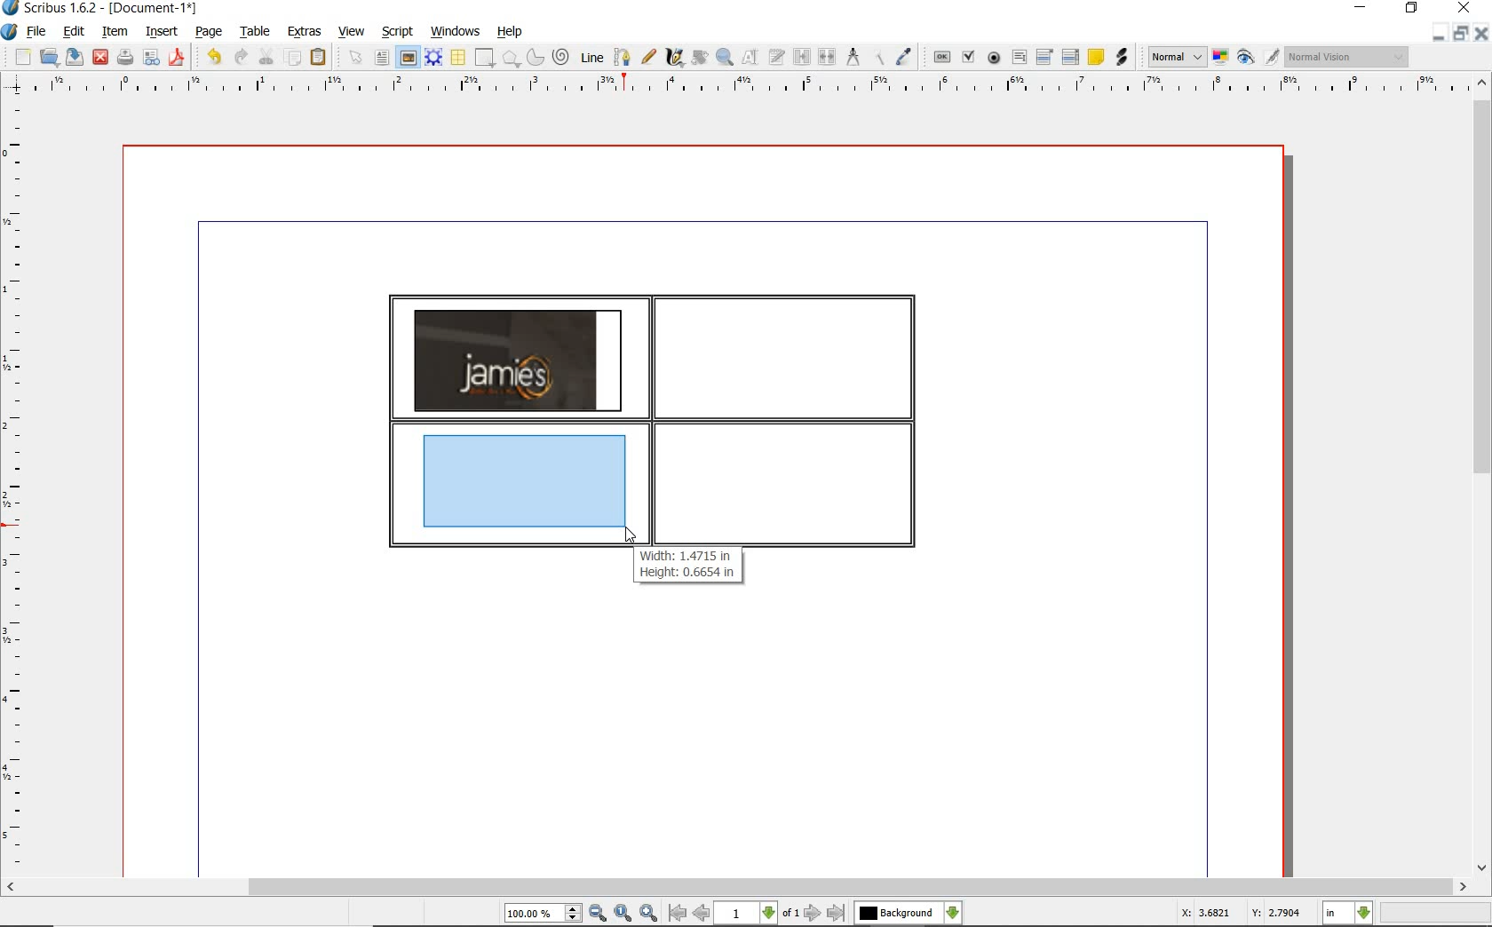 The width and height of the screenshot is (1492, 927). I want to click on print, so click(123, 57).